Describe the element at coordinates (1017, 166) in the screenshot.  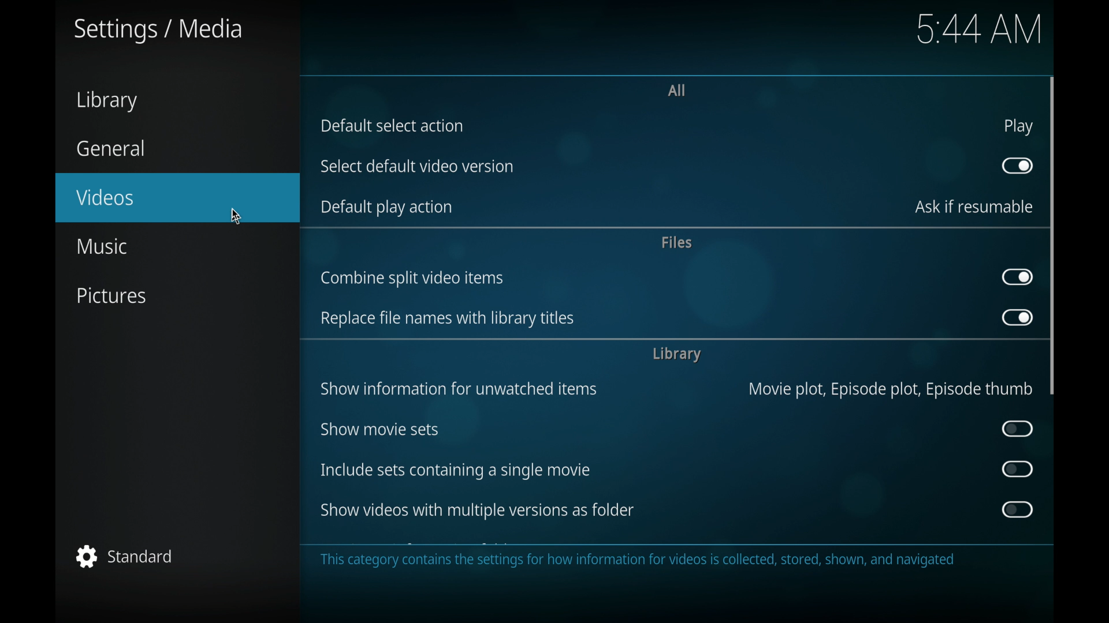
I see `toggle  button` at that location.